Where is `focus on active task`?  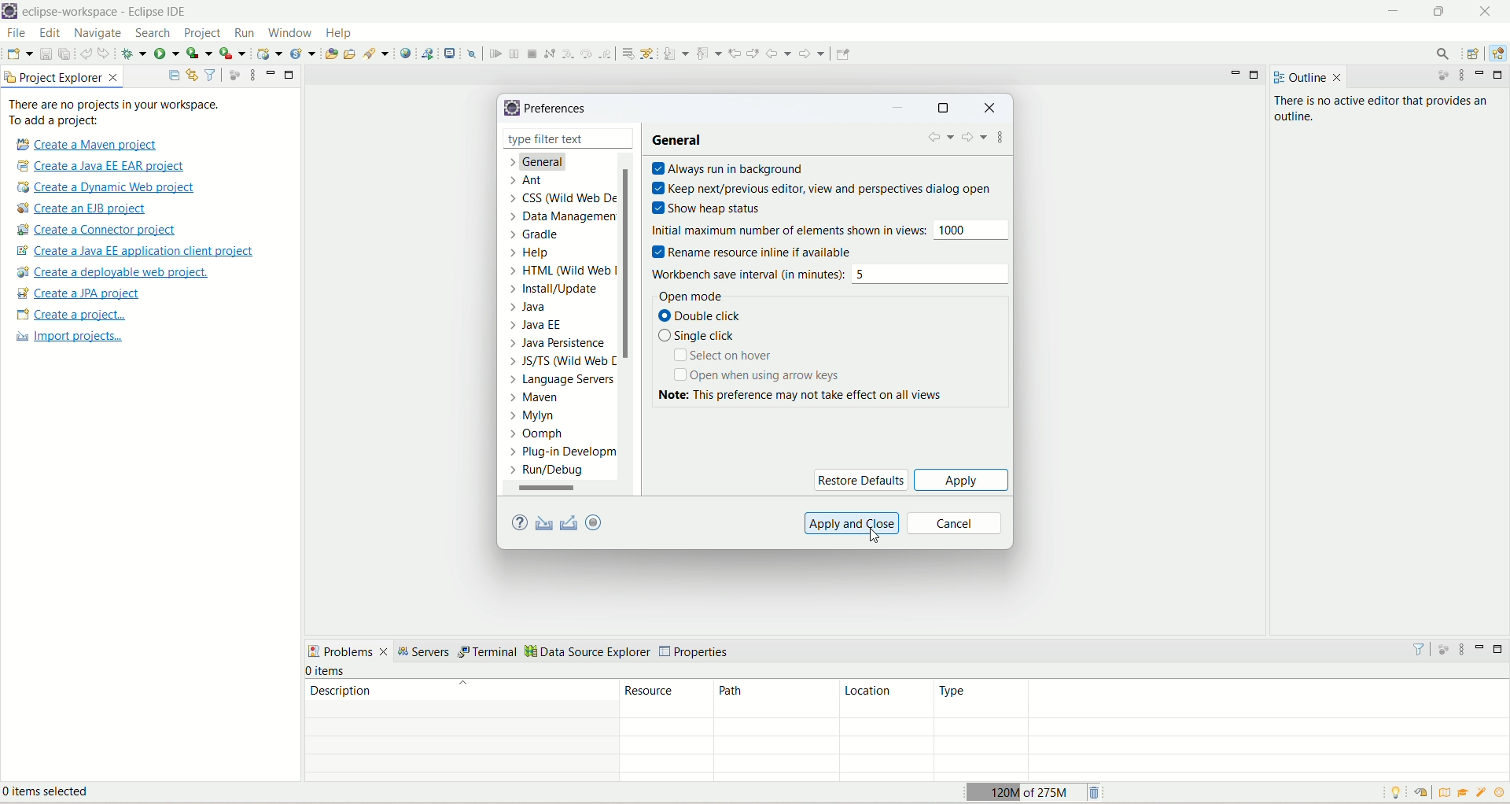
focus on active task is located at coordinates (1437, 77).